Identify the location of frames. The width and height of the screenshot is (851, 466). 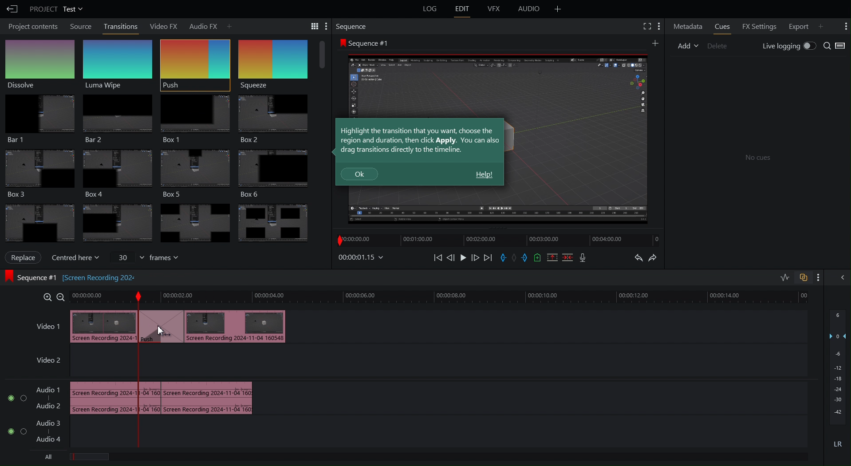
(168, 257).